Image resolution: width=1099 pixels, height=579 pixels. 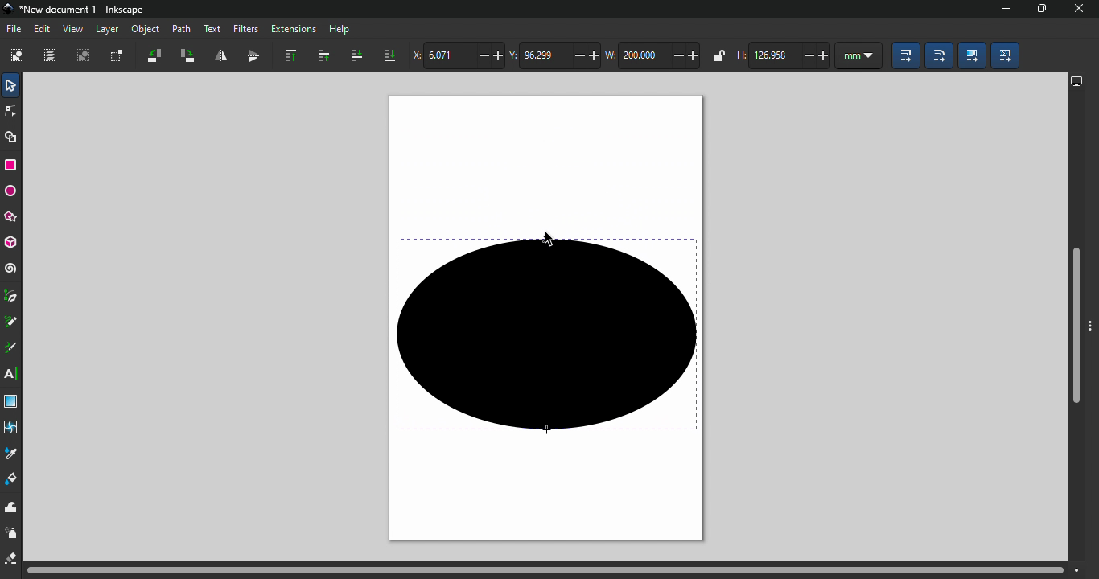 I want to click on Vertical scroll bar, so click(x=1074, y=326).